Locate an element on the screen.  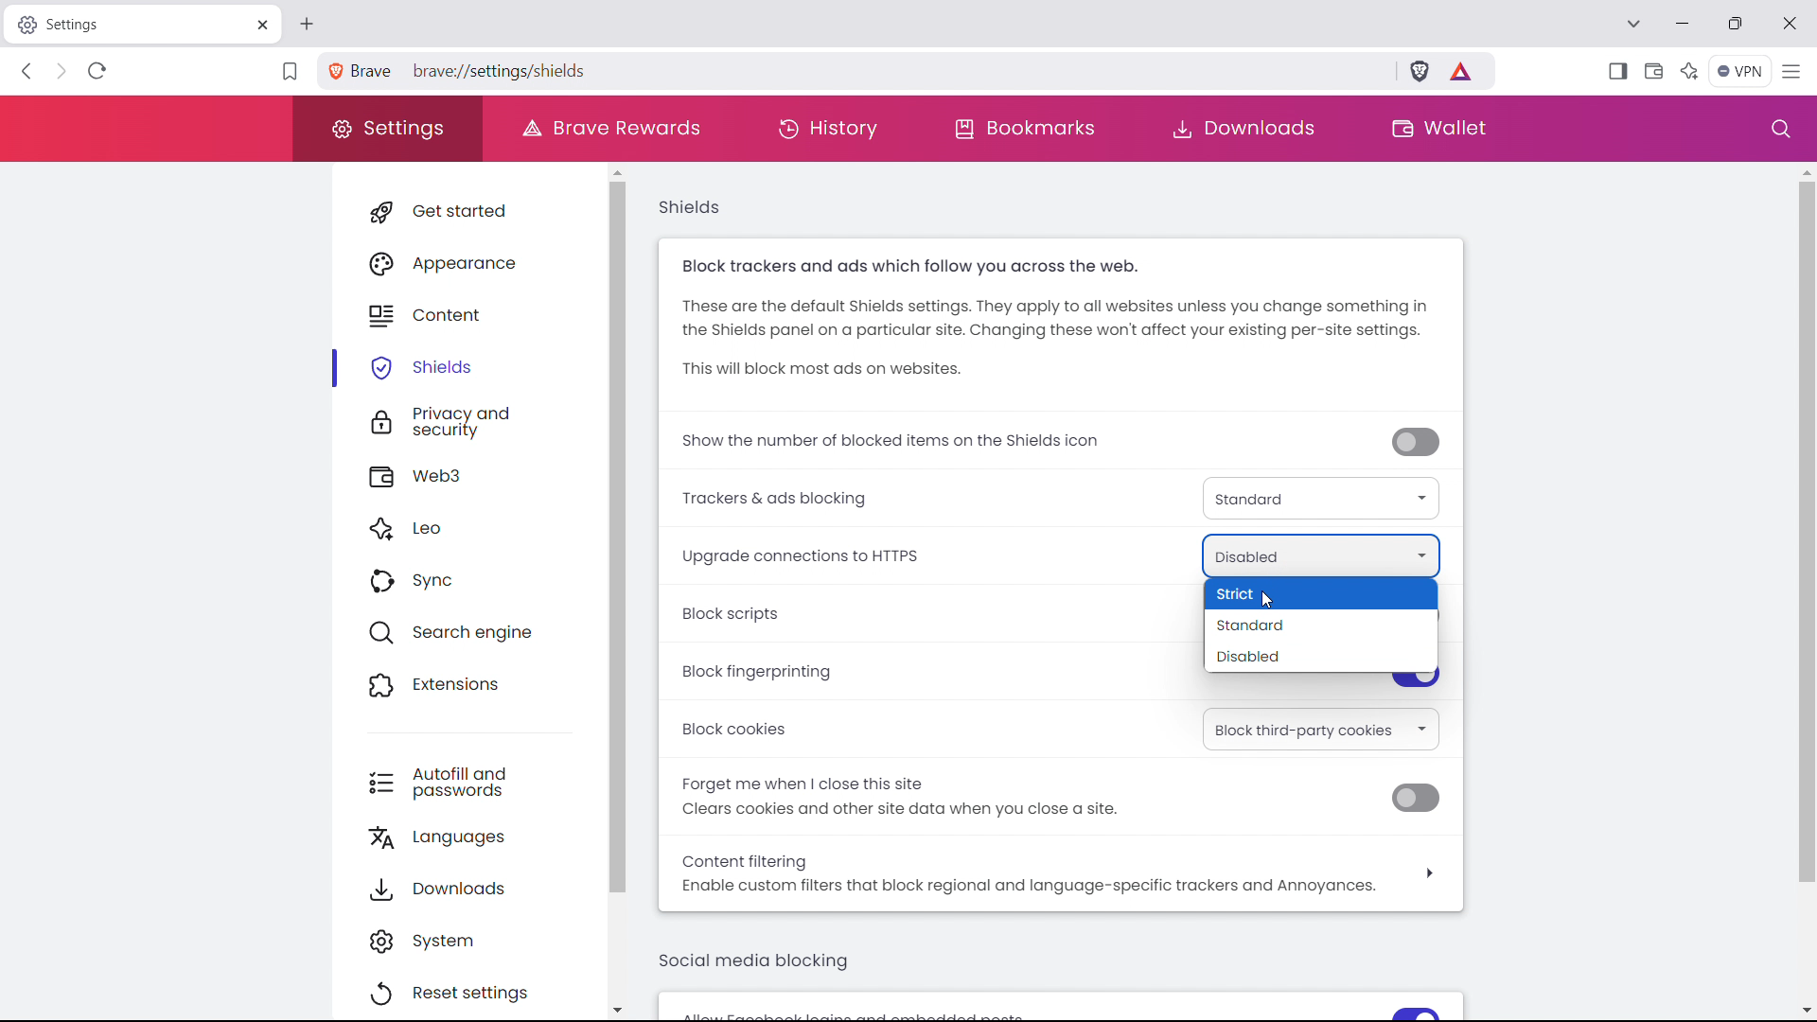
trackers & ads blocking type is located at coordinates (1320, 499).